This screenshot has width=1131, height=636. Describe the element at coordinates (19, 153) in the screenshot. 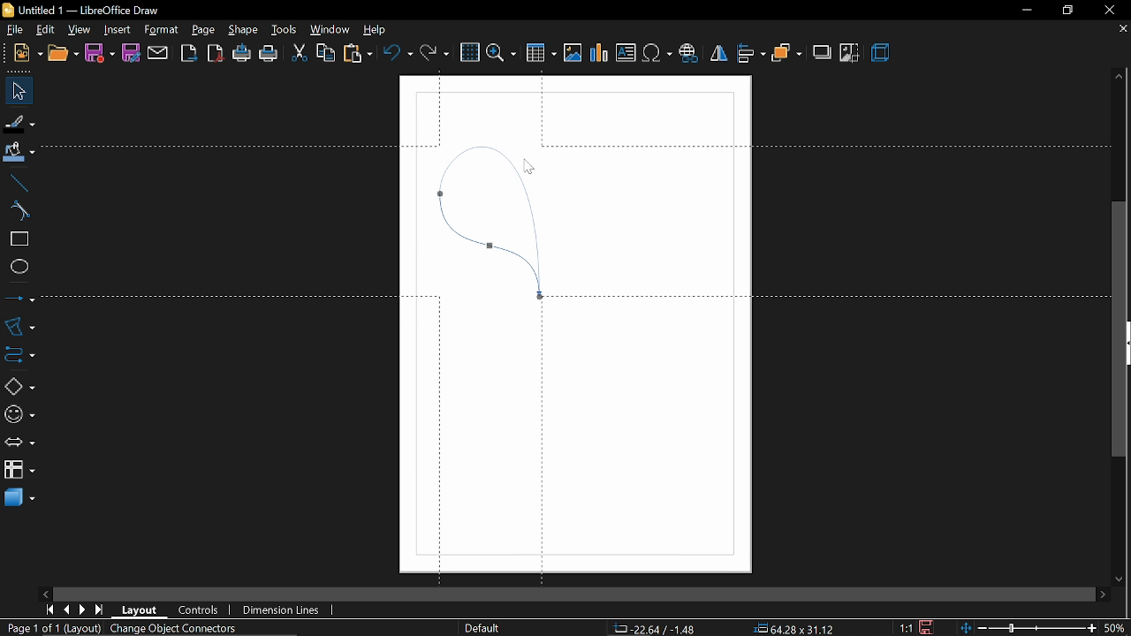

I see `fill color` at that location.